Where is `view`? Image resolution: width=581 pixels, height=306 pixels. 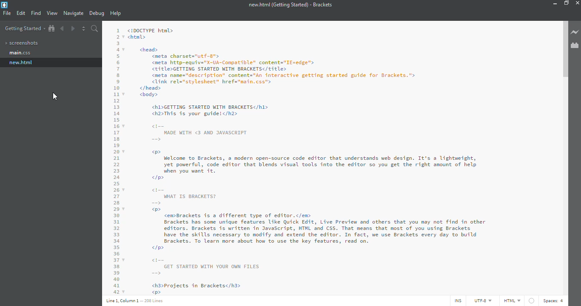 view is located at coordinates (52, 13).